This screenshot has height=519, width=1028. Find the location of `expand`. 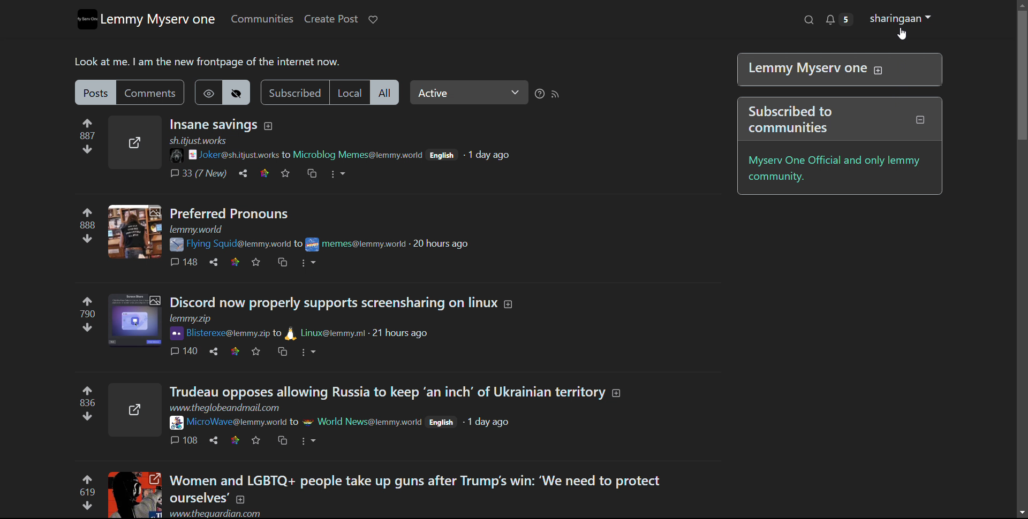

expand is located at coordinates (616, 393).